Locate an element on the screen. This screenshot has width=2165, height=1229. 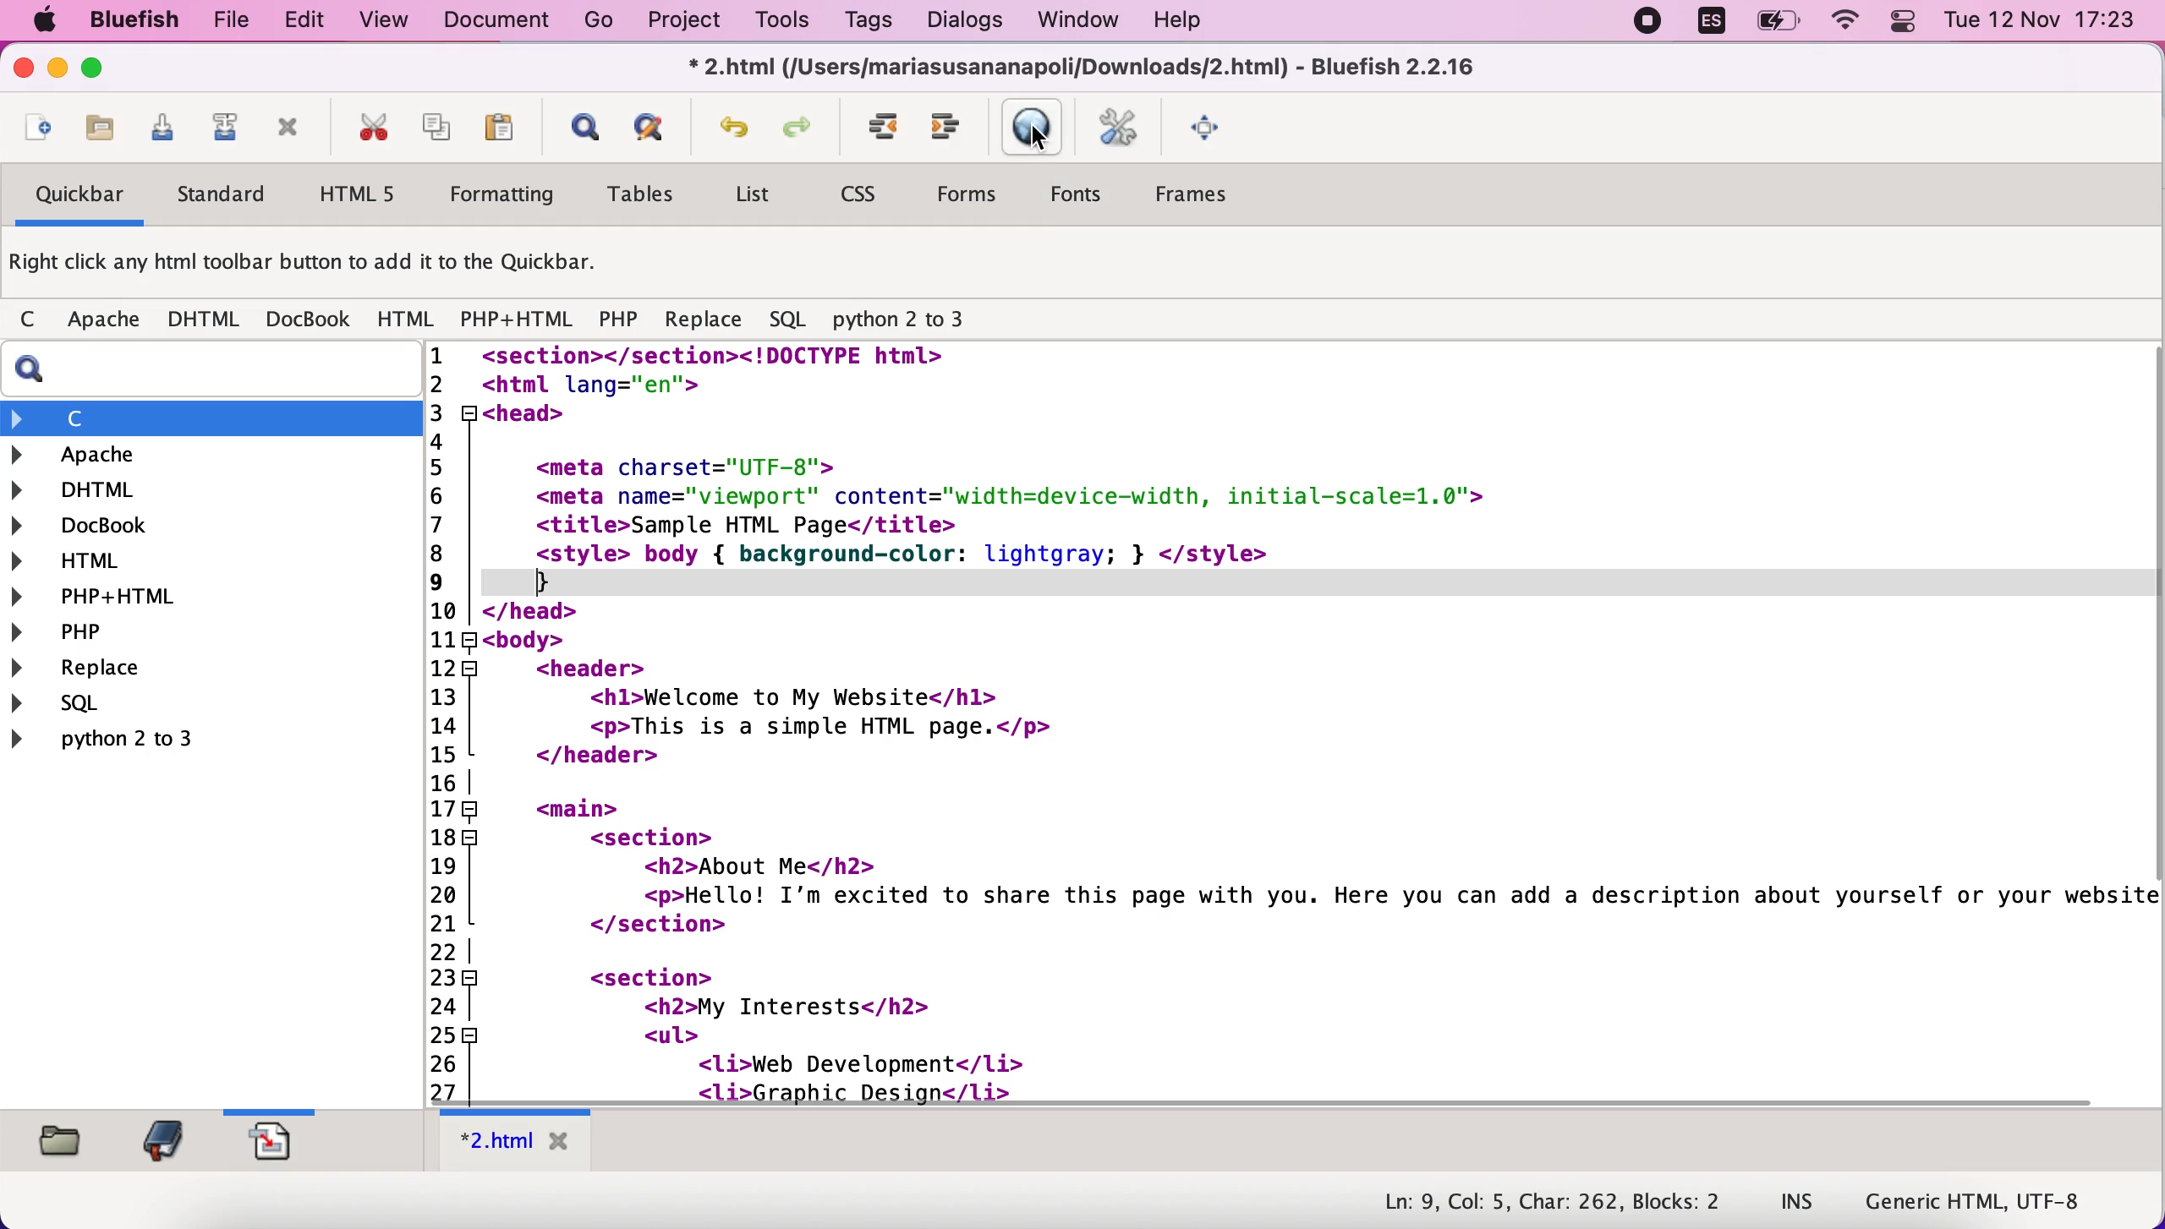
indent is located at coordinates (885, 128).